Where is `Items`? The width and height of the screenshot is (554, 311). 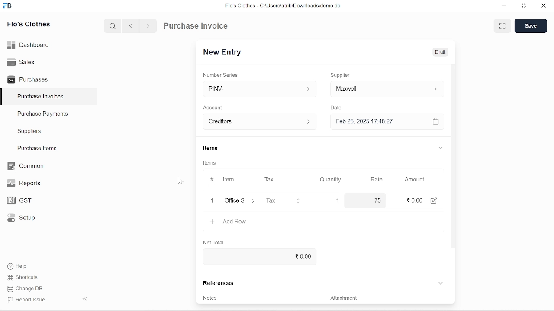 Items is located at coordinates (217, 148).